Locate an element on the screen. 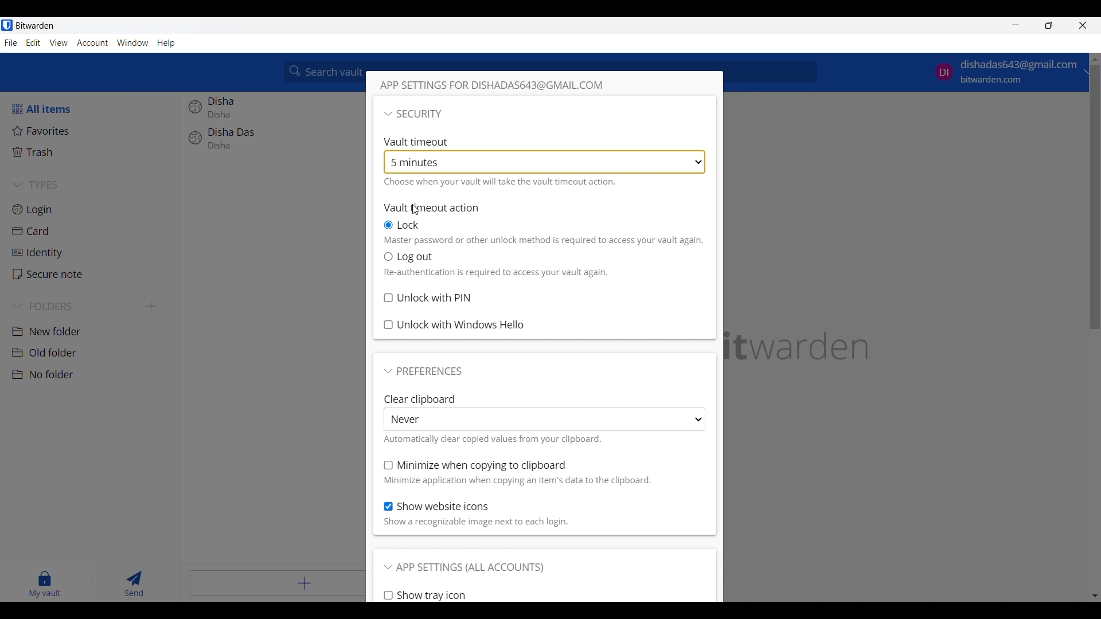 The image size is (1101, 619). Secure note is located at coordinates (92, 274).